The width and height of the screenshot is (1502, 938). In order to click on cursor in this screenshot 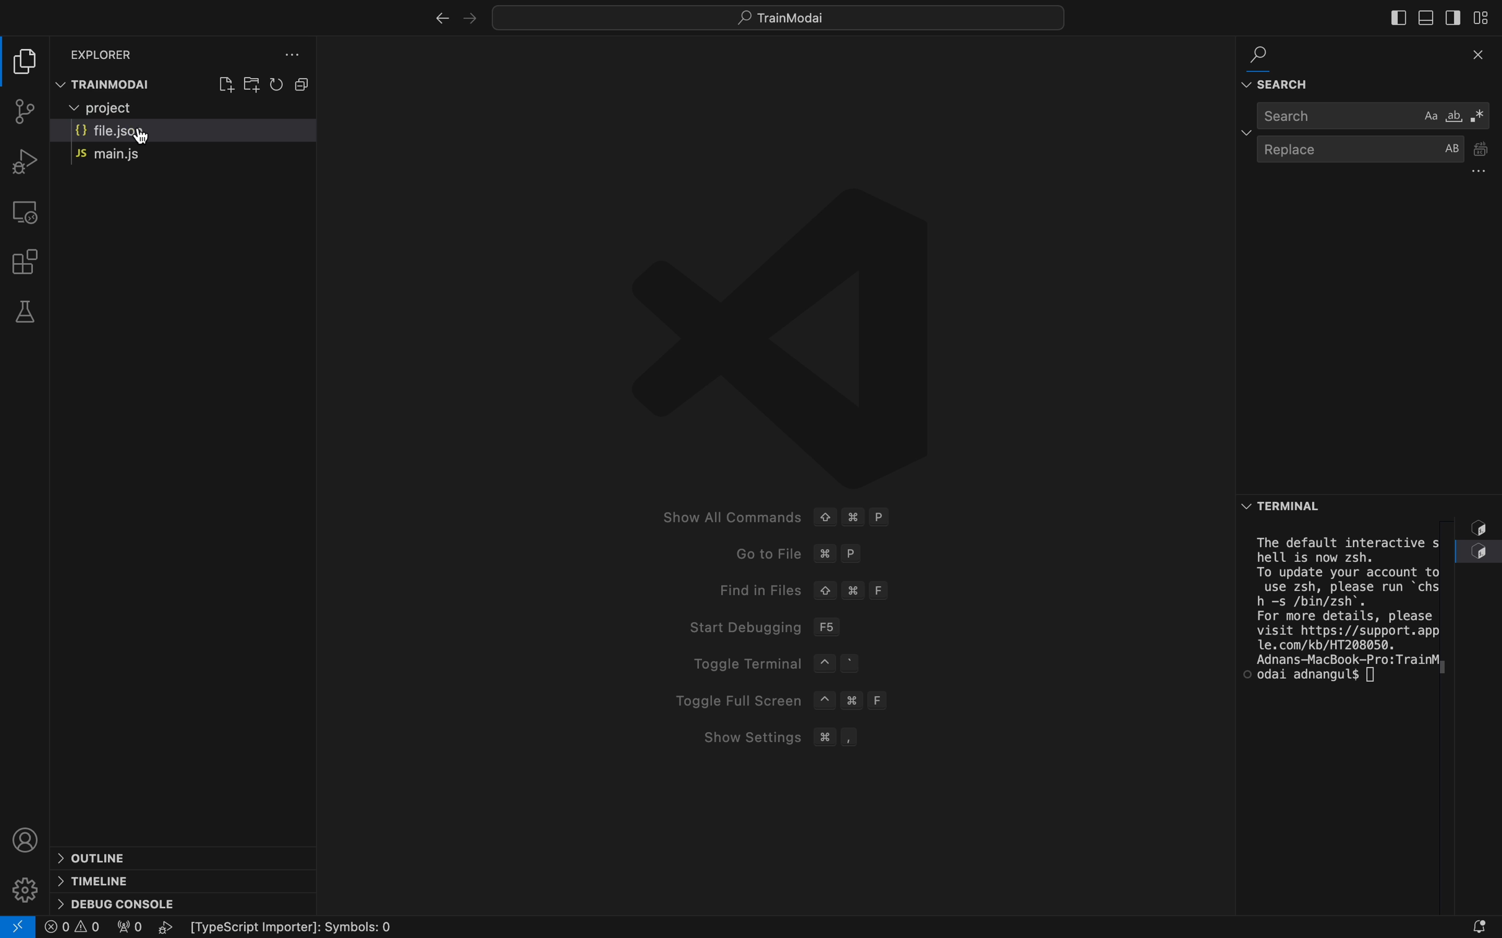, I will do `click(146, 139)`.